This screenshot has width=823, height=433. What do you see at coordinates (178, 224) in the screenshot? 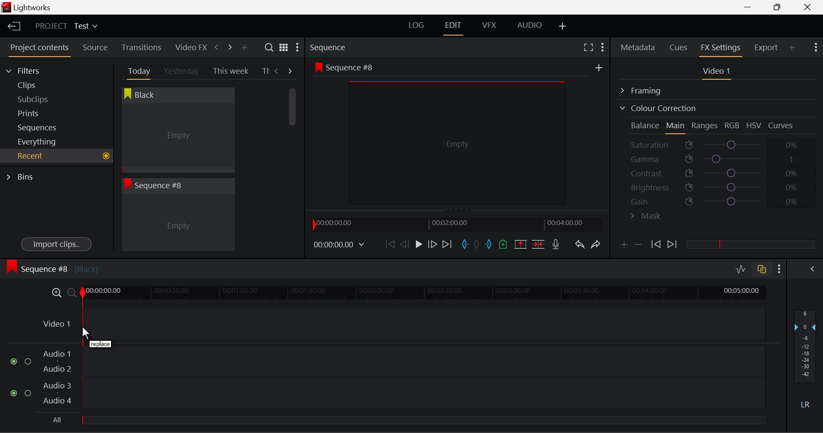
I see `Recent Clip` at bounding box center [178, 224].